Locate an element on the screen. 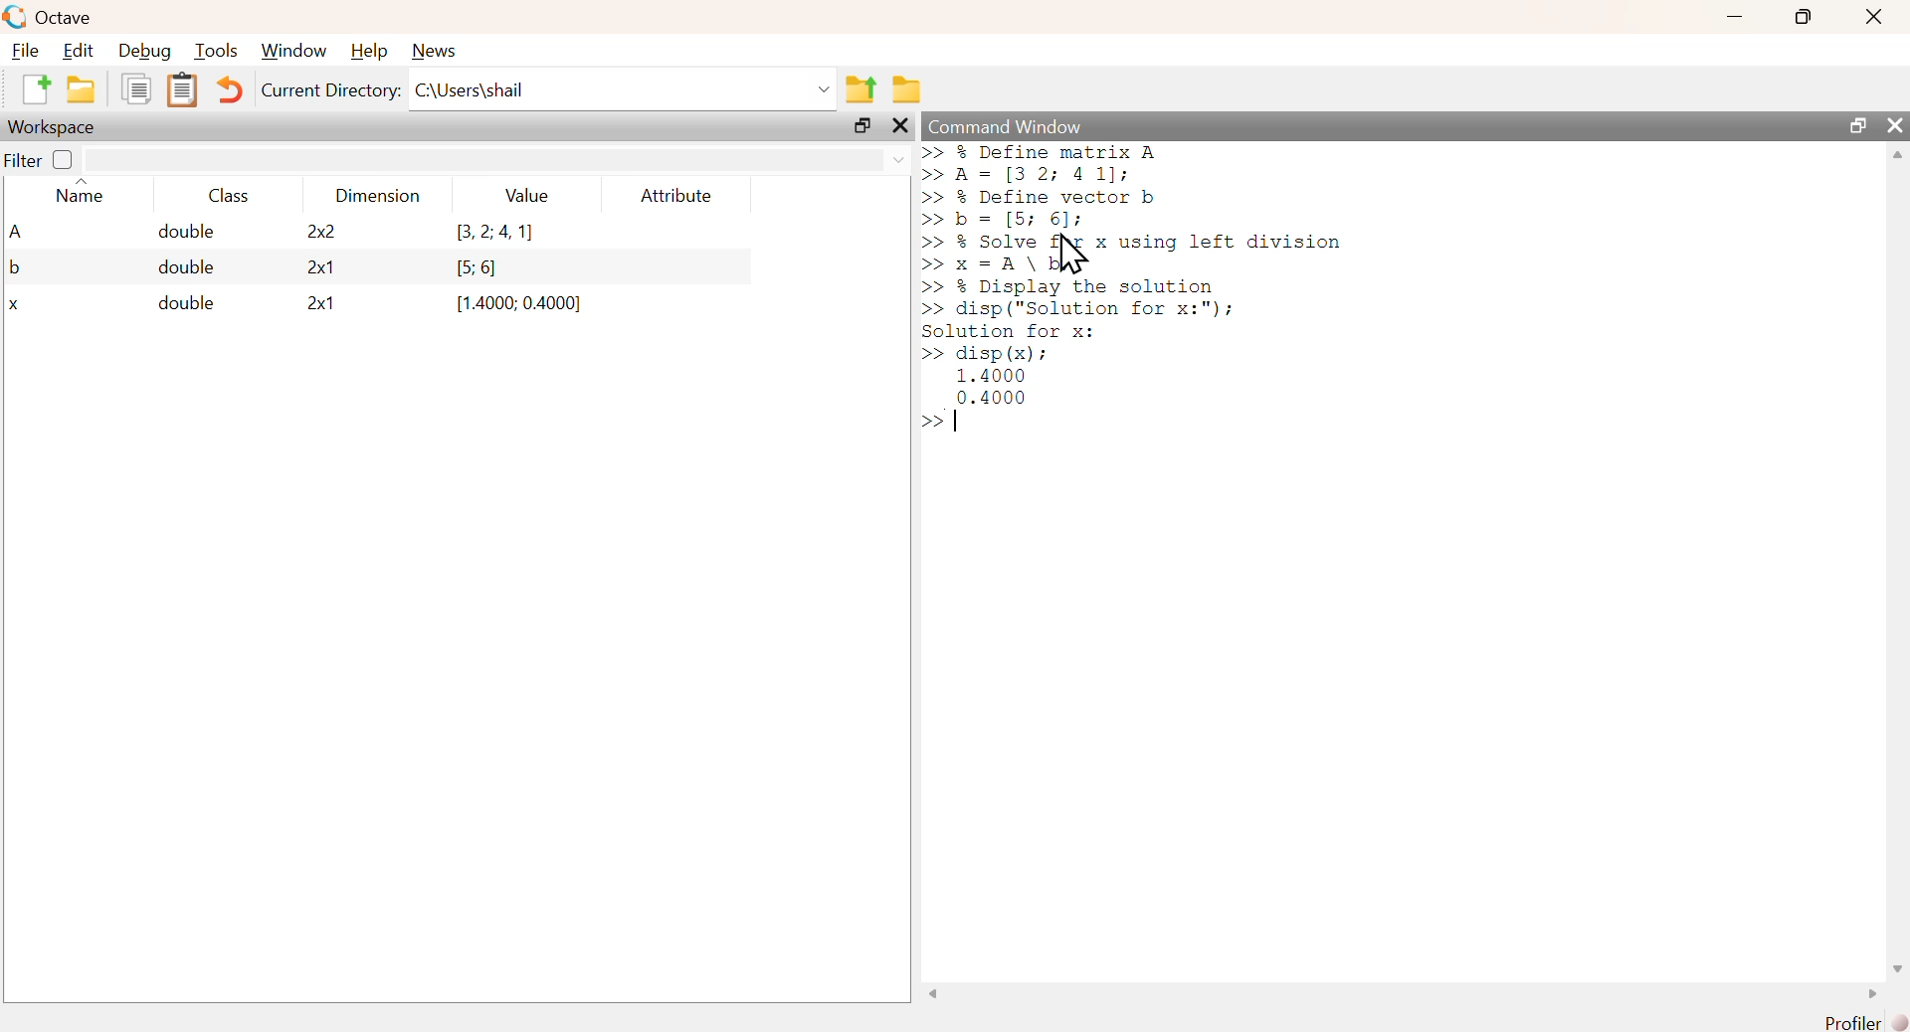 The image size is (1910, 1032). A is located at coordinates (19, 233).